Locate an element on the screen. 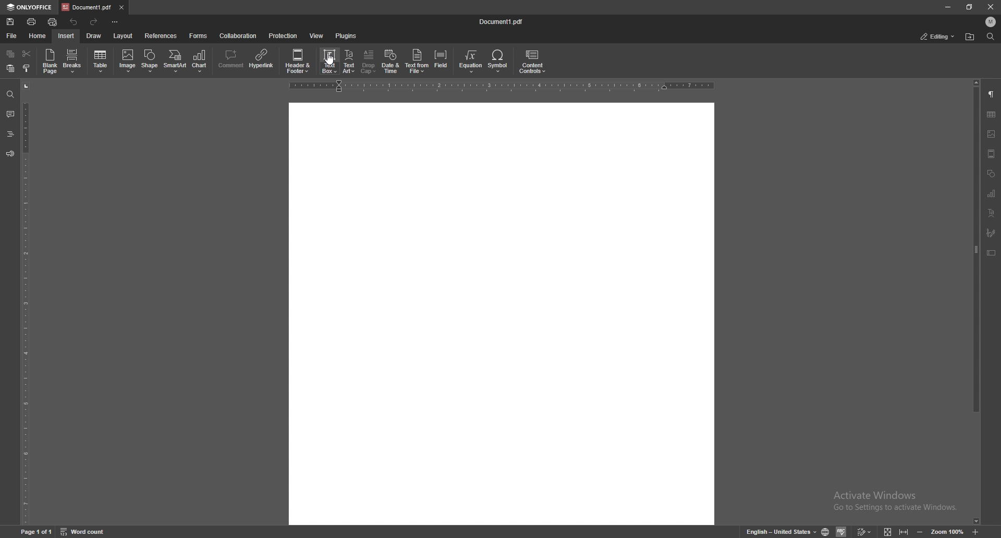 The height and width of the screenshot is (538, 1001). hyperlink is located at coordinates (263, 59).